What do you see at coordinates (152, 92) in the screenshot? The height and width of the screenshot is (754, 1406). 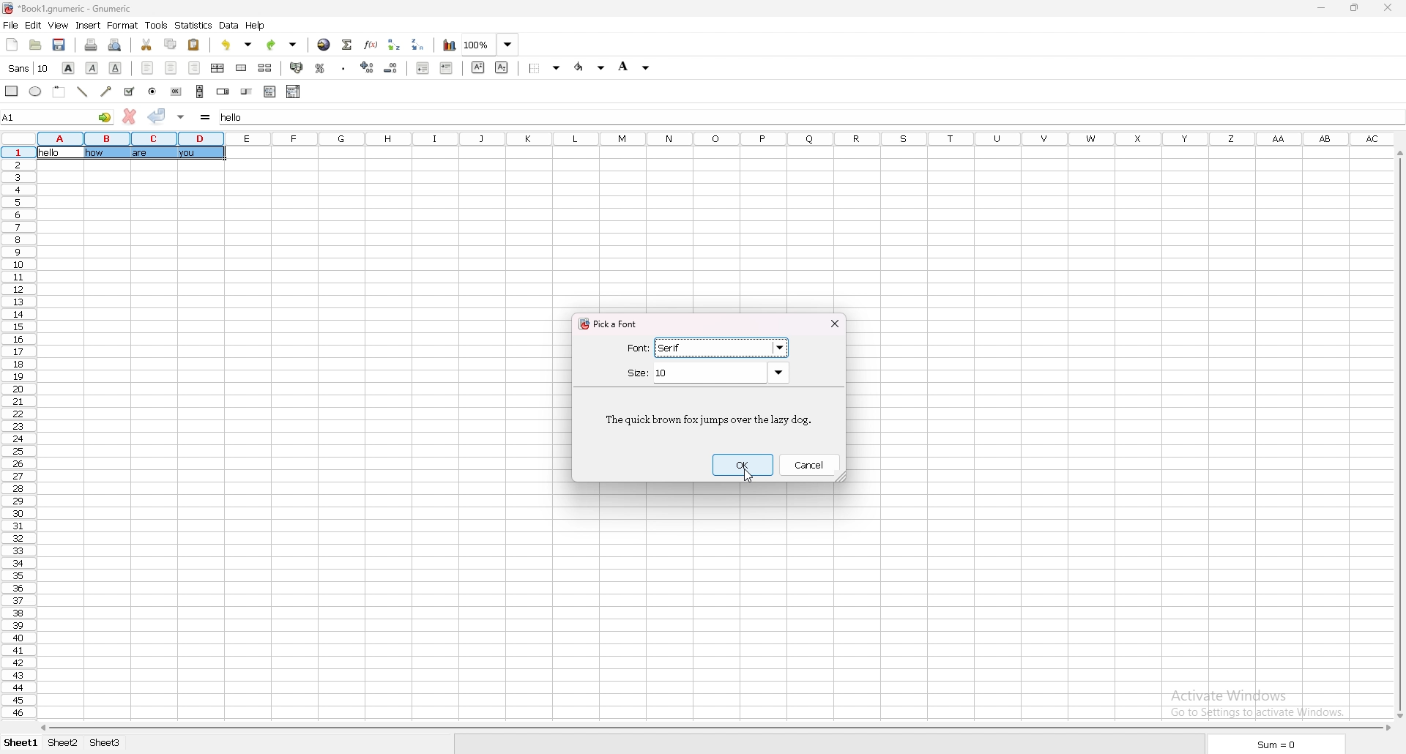 I see `radio button` at bounding box center [152, 92].